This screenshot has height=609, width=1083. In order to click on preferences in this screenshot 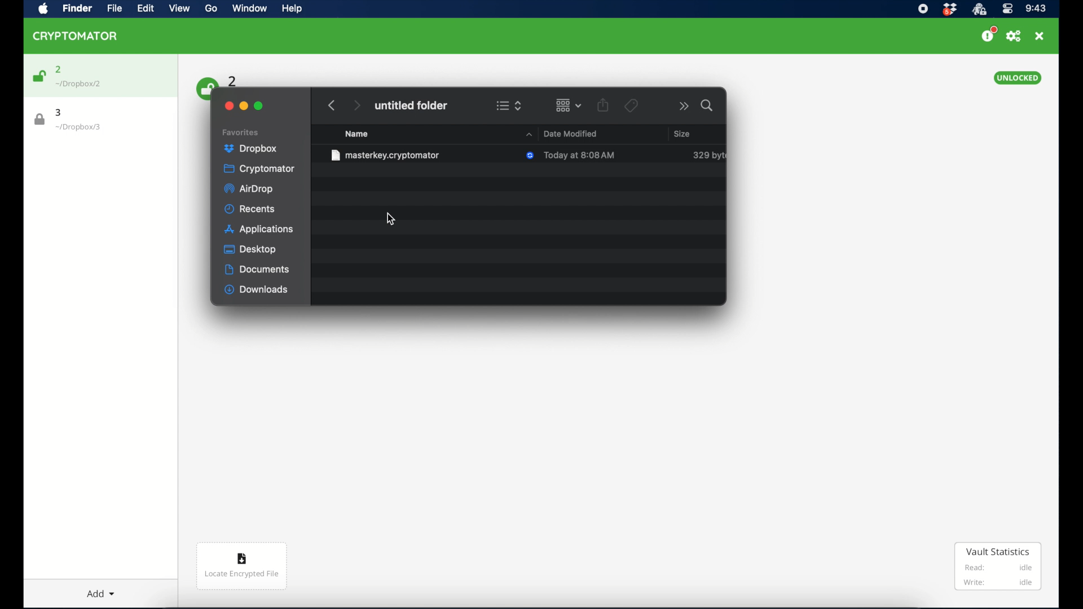, I will do `click(1014, 36)`.